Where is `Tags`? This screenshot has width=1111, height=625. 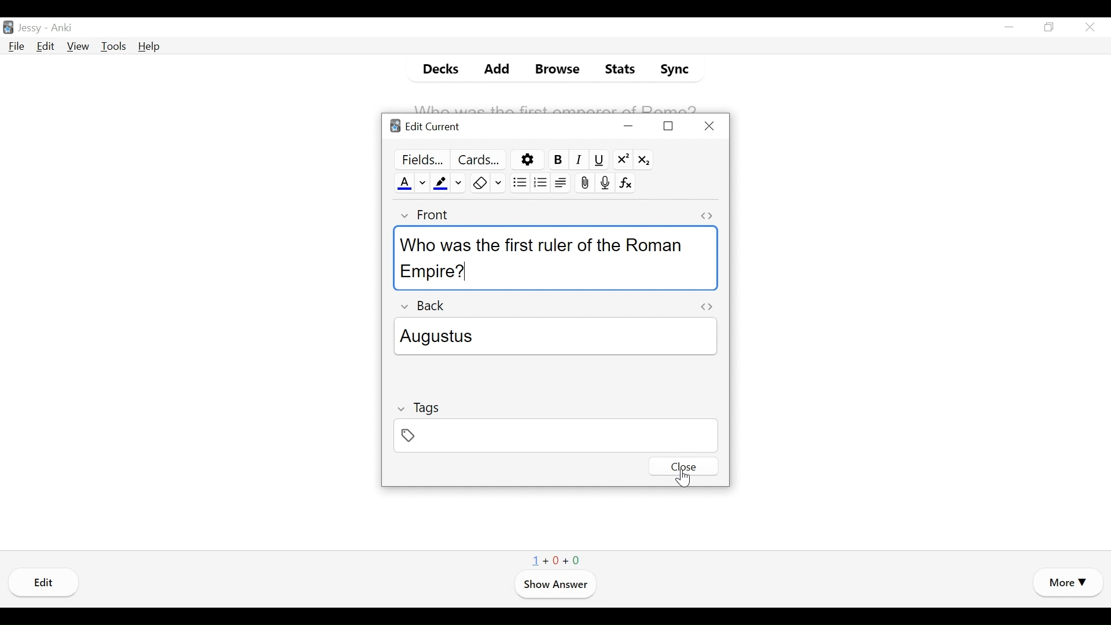
Tags is located at coordinates (422, 407).